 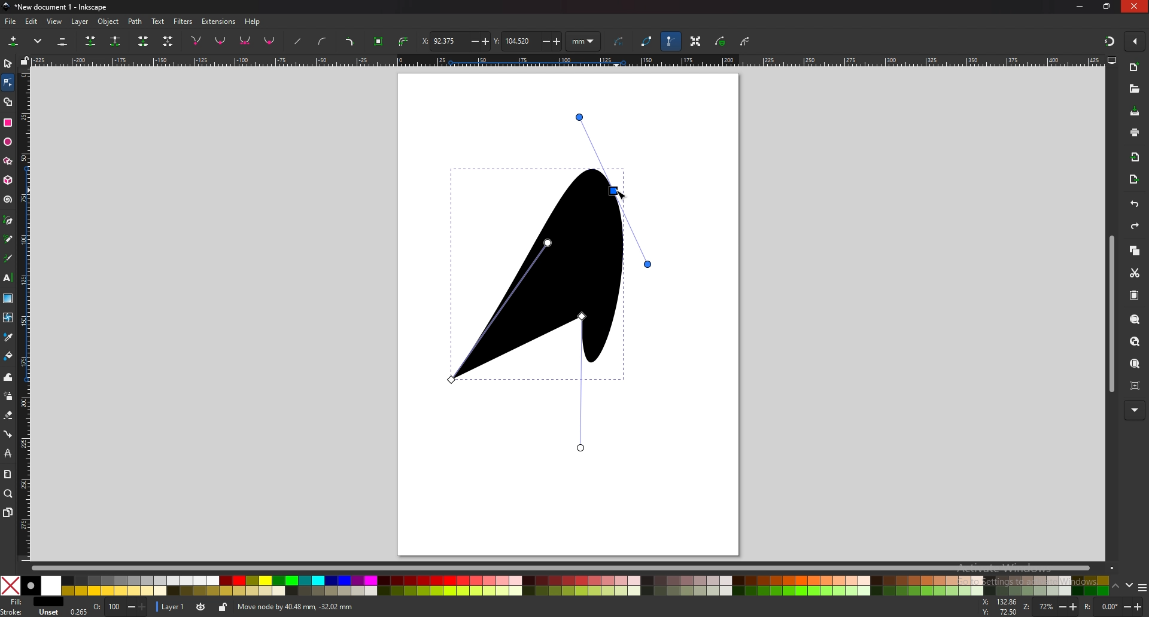 What do you see at coordinates (253, 22) in the screenshot?
I see `help` at bounding box center [253, 22].